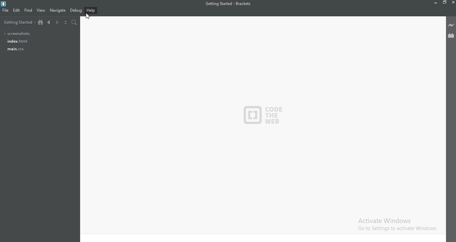  What do you see at coordinates (41, 23) in the screenshot?
I see `Show file tree` at bounding box center [41, 23].